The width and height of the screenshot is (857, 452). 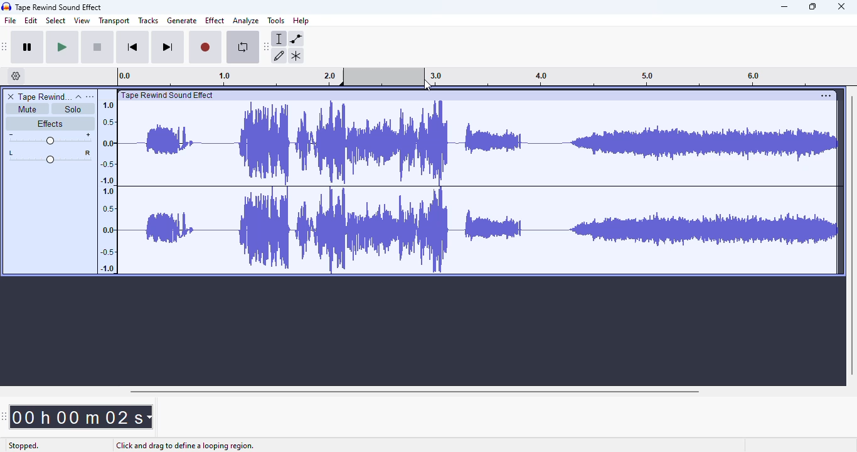 What do you see at coordinates (412, 391) in the screenshot?
I see `horizontal scroll bar` at bounding box center [412, 391].